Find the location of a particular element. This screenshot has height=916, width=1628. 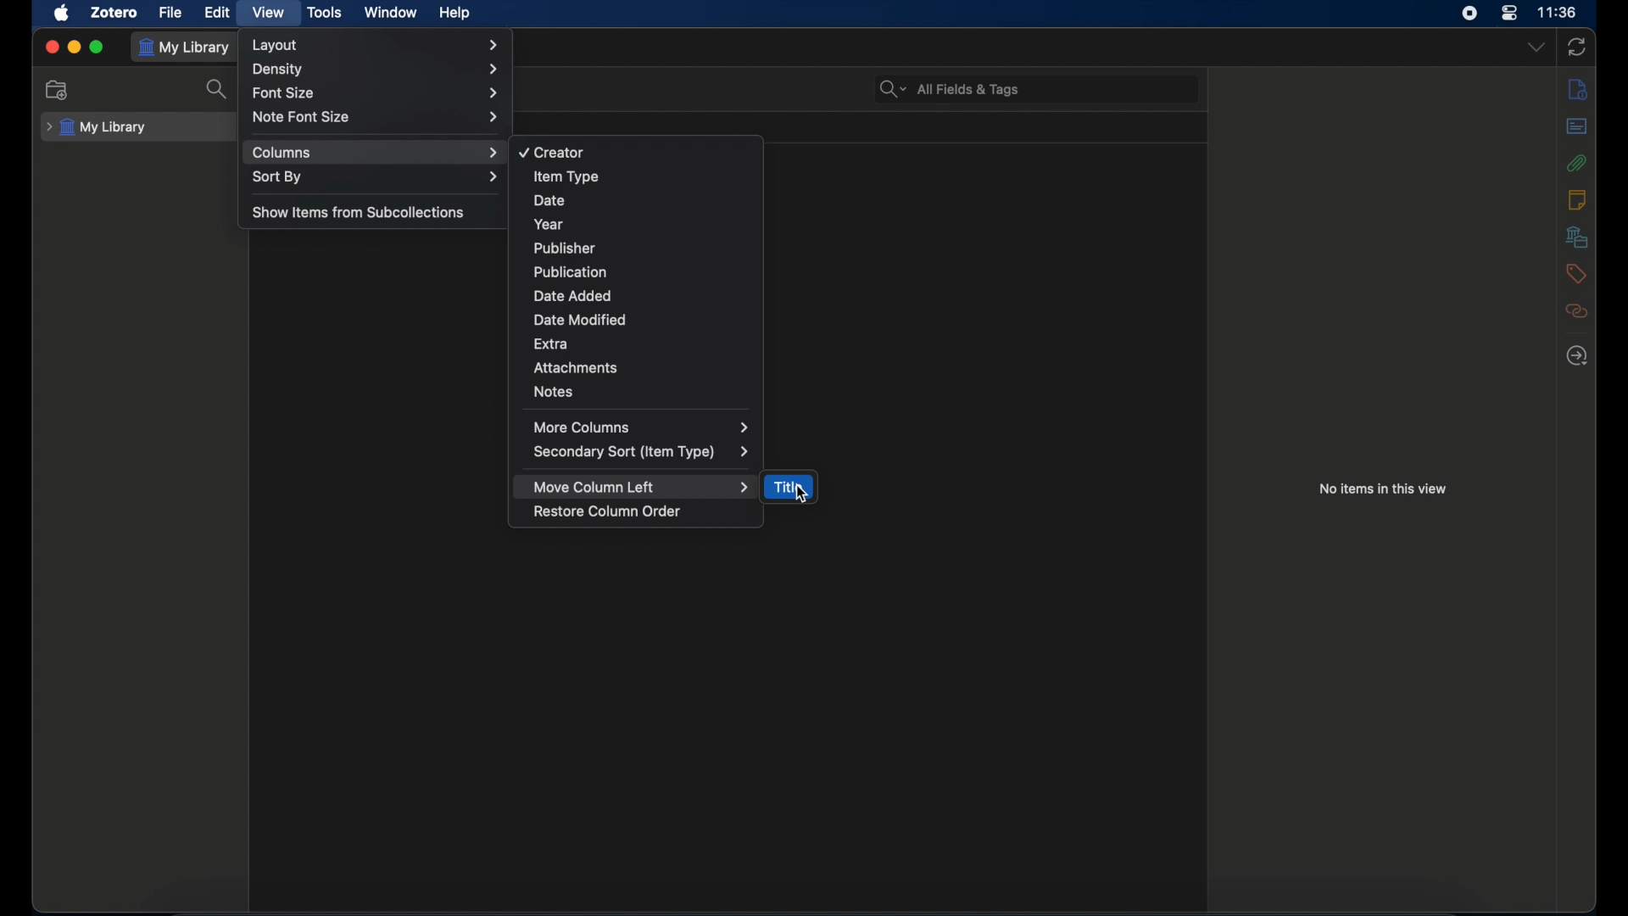

screen recorder is located at coordinates (1469, 13).